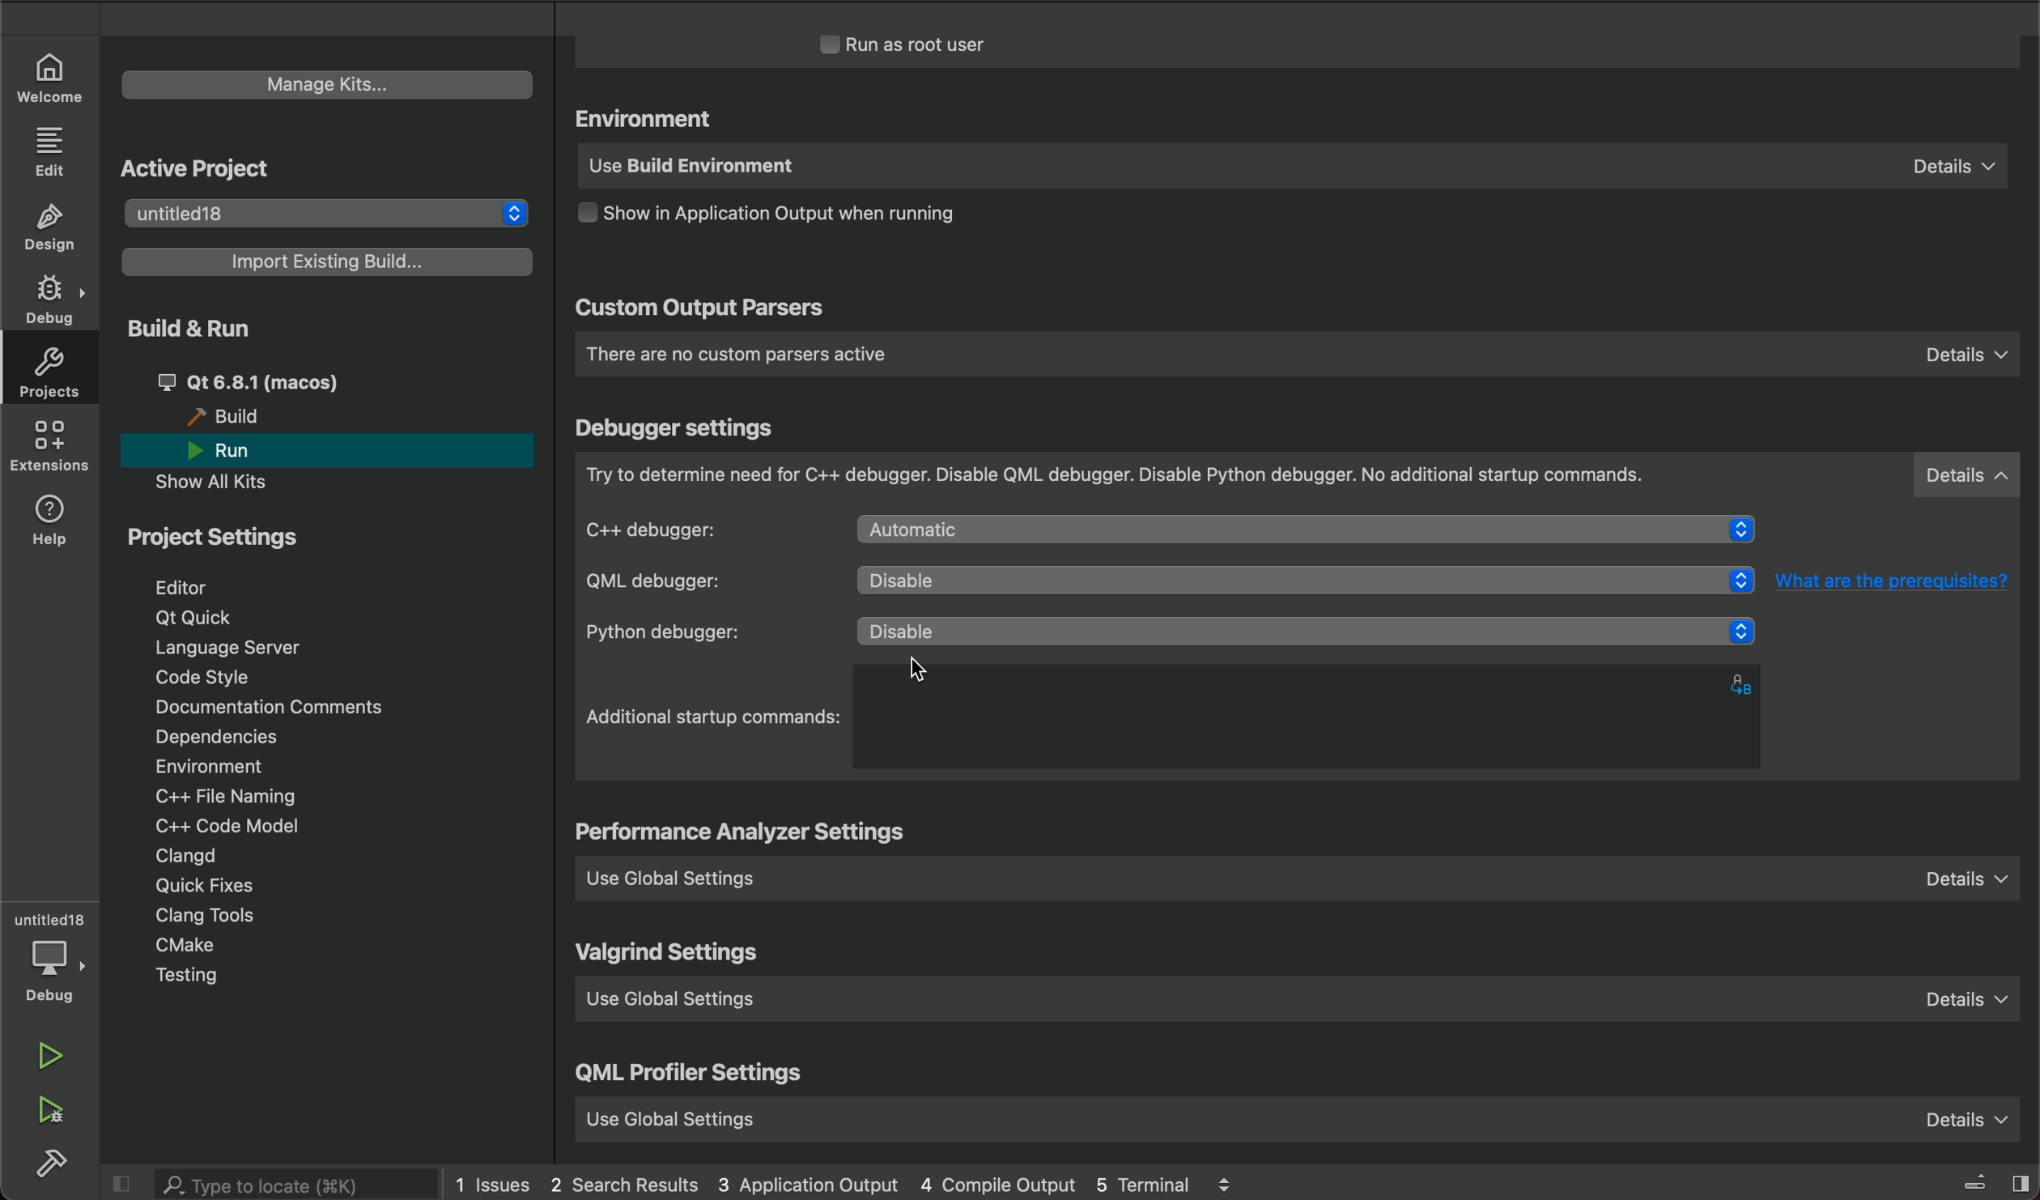  Describe the element at coordinates (1896, 584) in the screenshot. I see `What are the prerequisites?` at that location.